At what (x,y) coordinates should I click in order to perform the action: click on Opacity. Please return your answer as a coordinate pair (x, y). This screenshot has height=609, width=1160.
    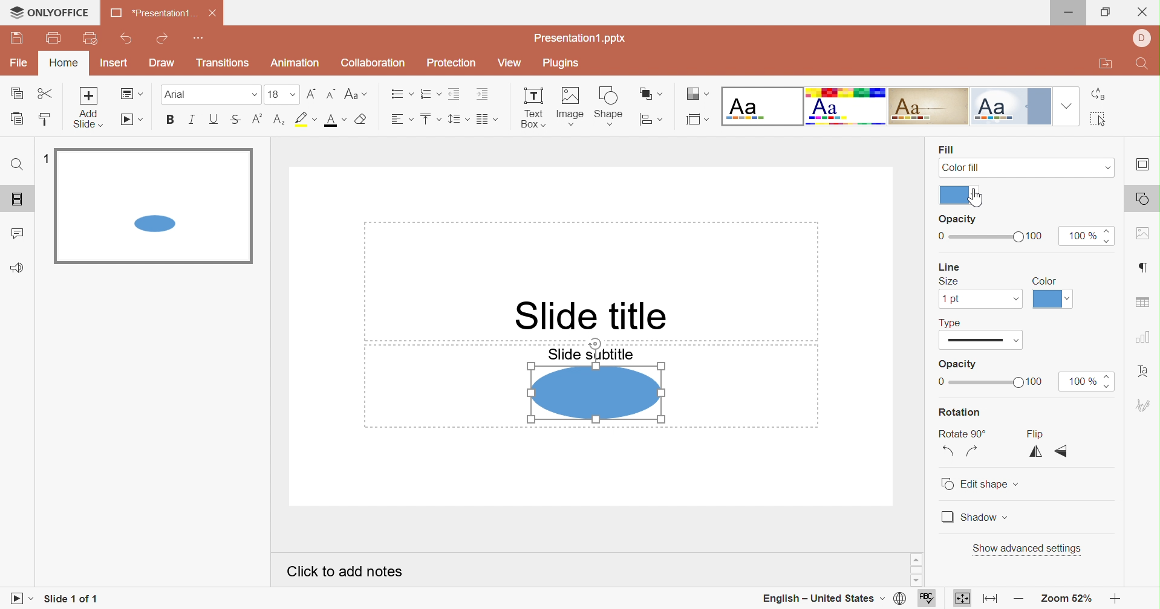
    Looking at the image, I should click on (957, 221).